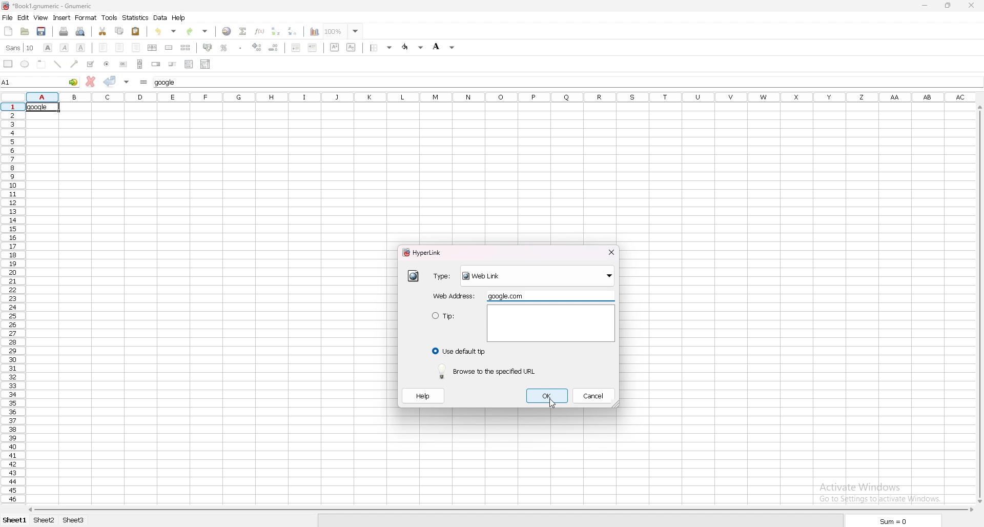 The width and height of the screenshot is (984, 527). What do you see at coordinates (136, 32) in the screenshot?
I see `paste` at bounding box center [136, 32].